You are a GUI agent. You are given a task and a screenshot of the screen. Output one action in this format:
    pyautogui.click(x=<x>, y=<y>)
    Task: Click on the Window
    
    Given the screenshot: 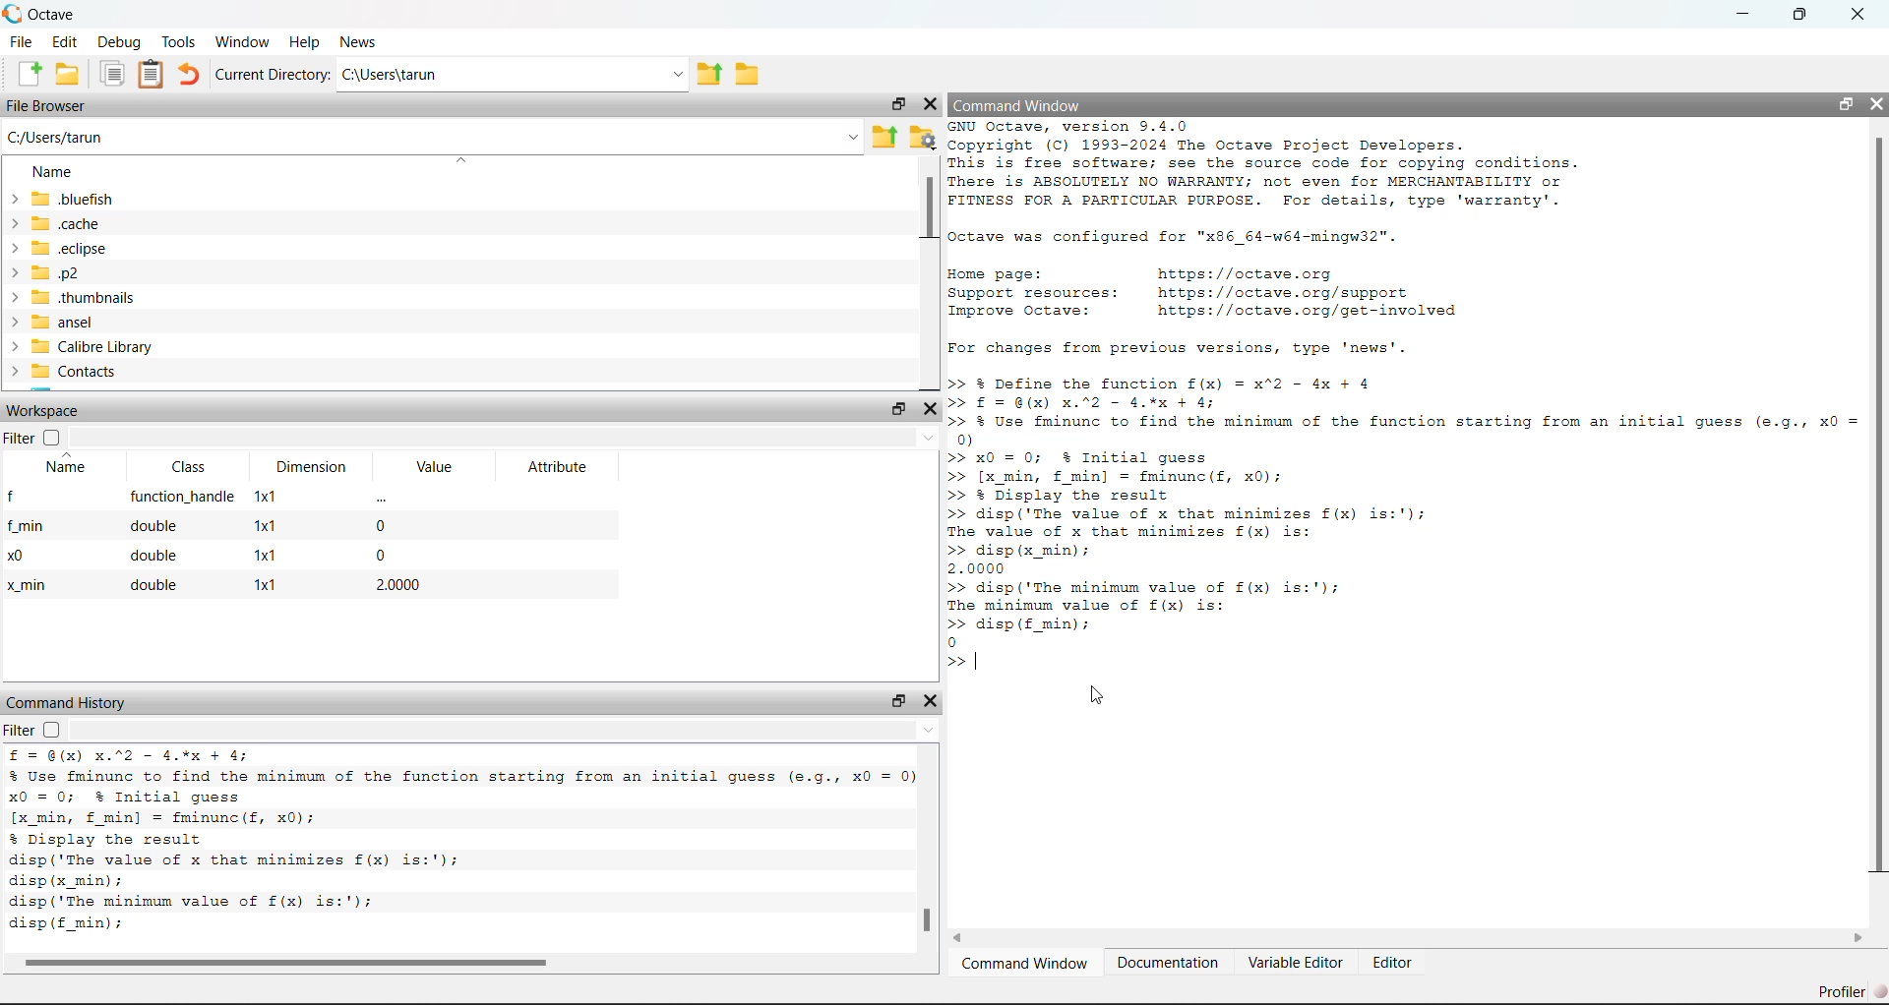 What is the action you would take?
    pyautogui.click(x=242, y=39)
    